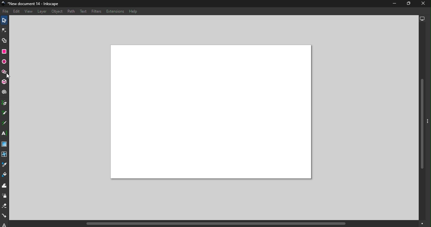  What do you see at coordinates (96, 12) in the screenshot?
I see `Filters` at bounding box center [96, 12].